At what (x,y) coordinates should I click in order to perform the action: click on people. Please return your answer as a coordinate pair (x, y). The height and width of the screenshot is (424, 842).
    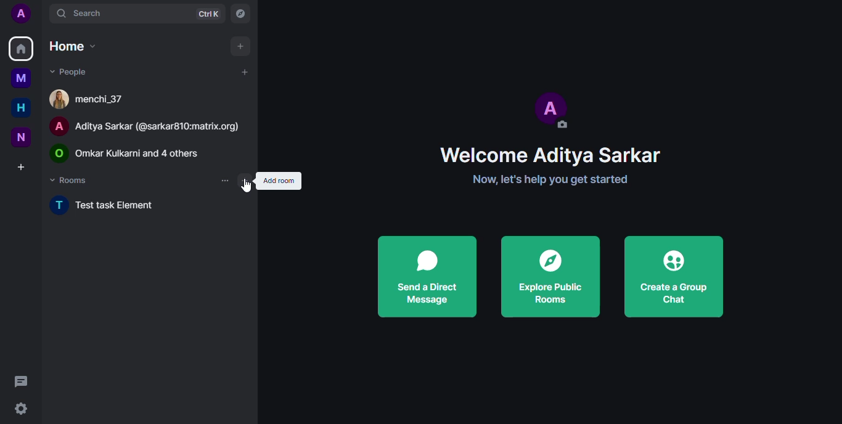
    Looking at the image, I should click on (68, 71).